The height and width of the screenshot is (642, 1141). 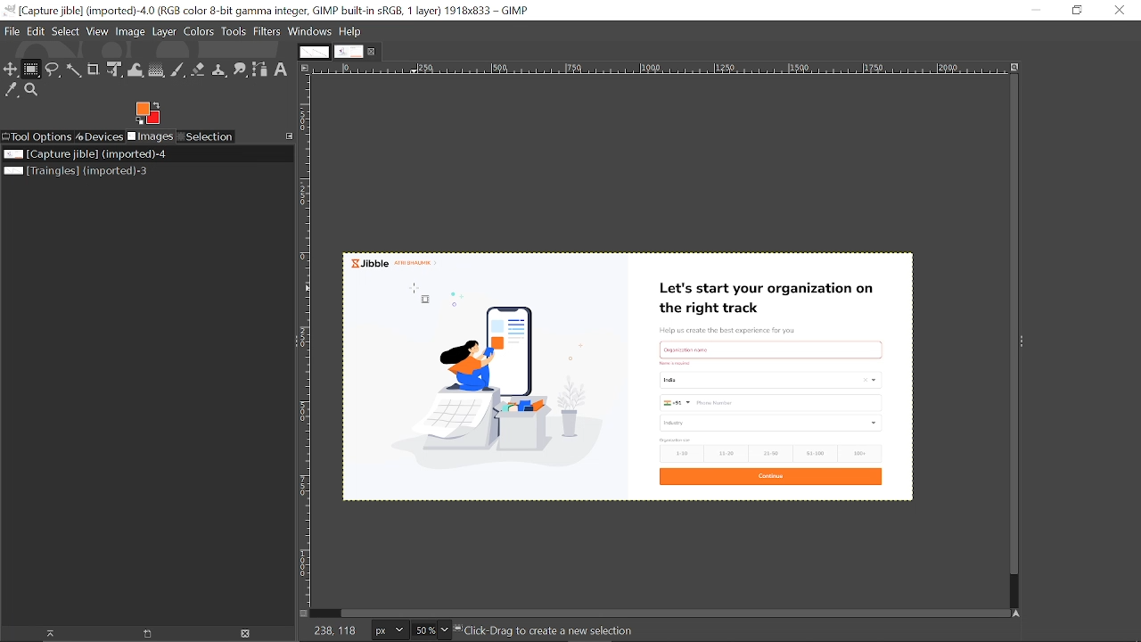 What do you see at coordinates (31, 92) in the screenshot?
I see `Zoom` at bounding box center [31, 92].